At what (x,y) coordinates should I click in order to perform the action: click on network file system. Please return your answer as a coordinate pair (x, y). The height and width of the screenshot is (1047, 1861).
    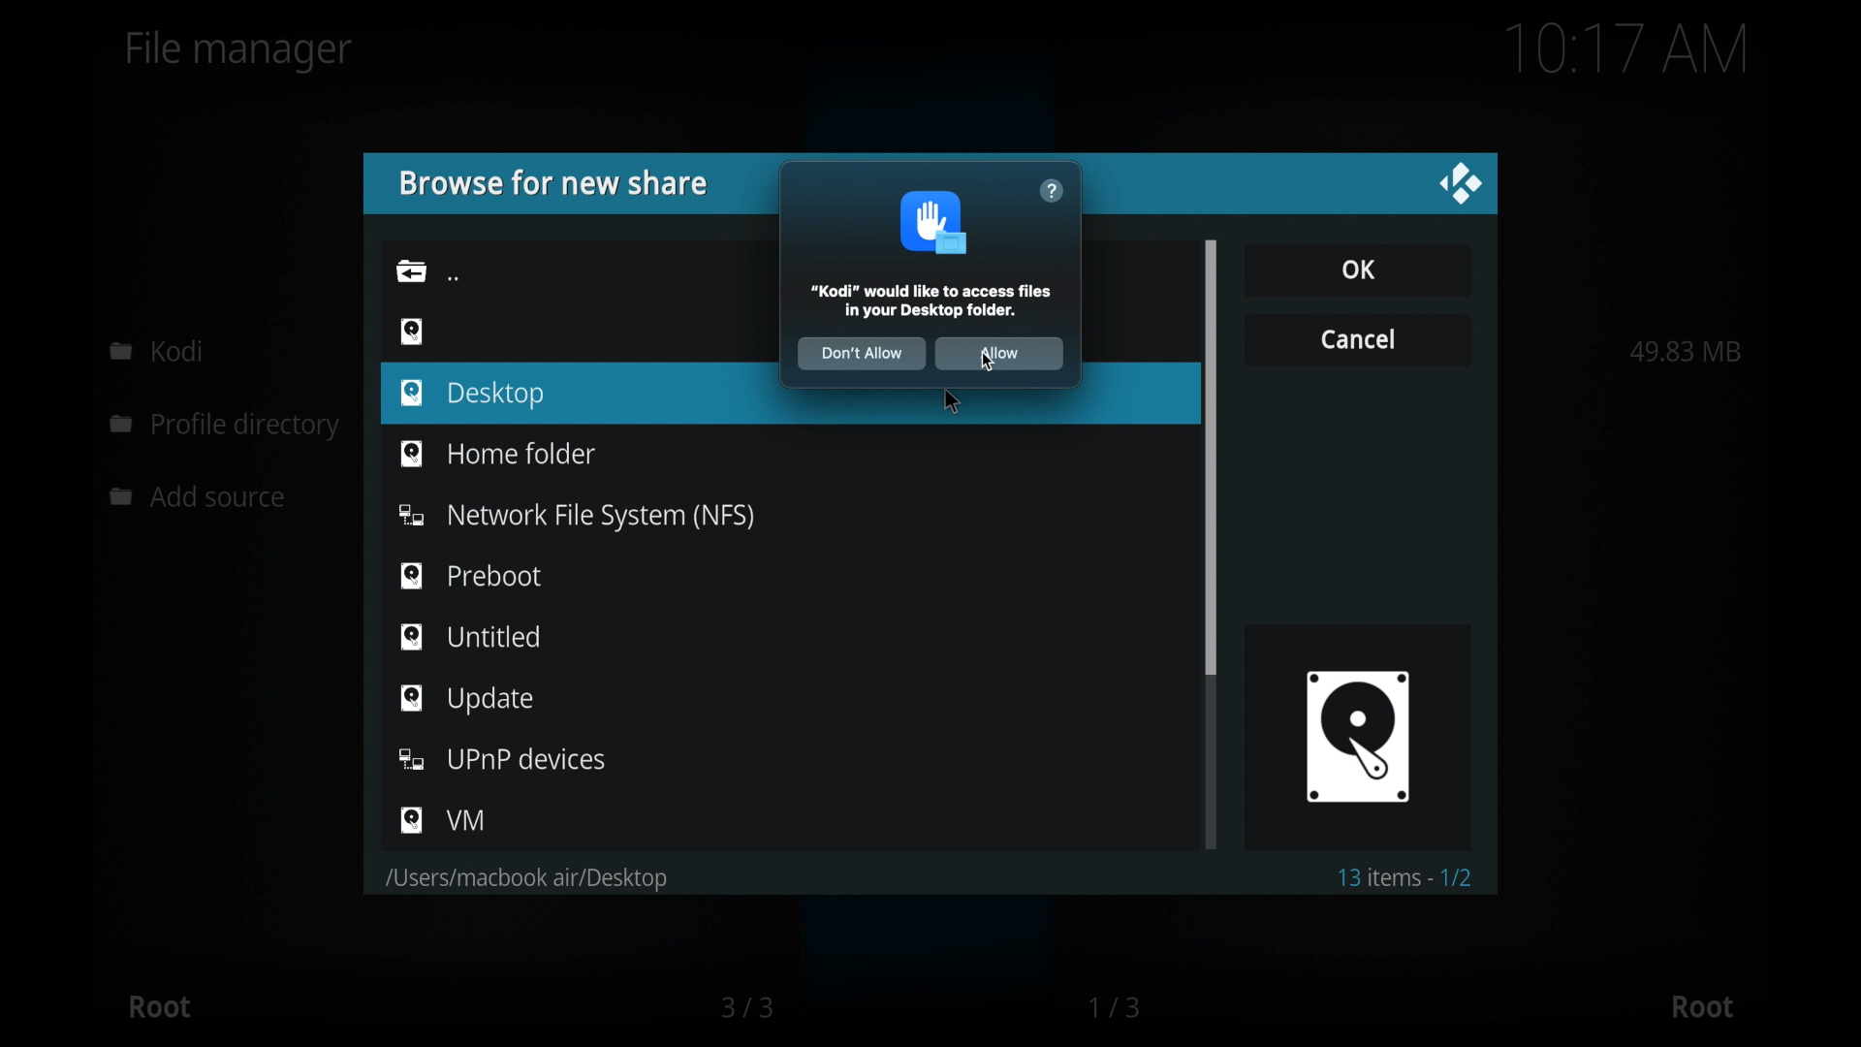
    Looking at the image, I should click on (575, 517).